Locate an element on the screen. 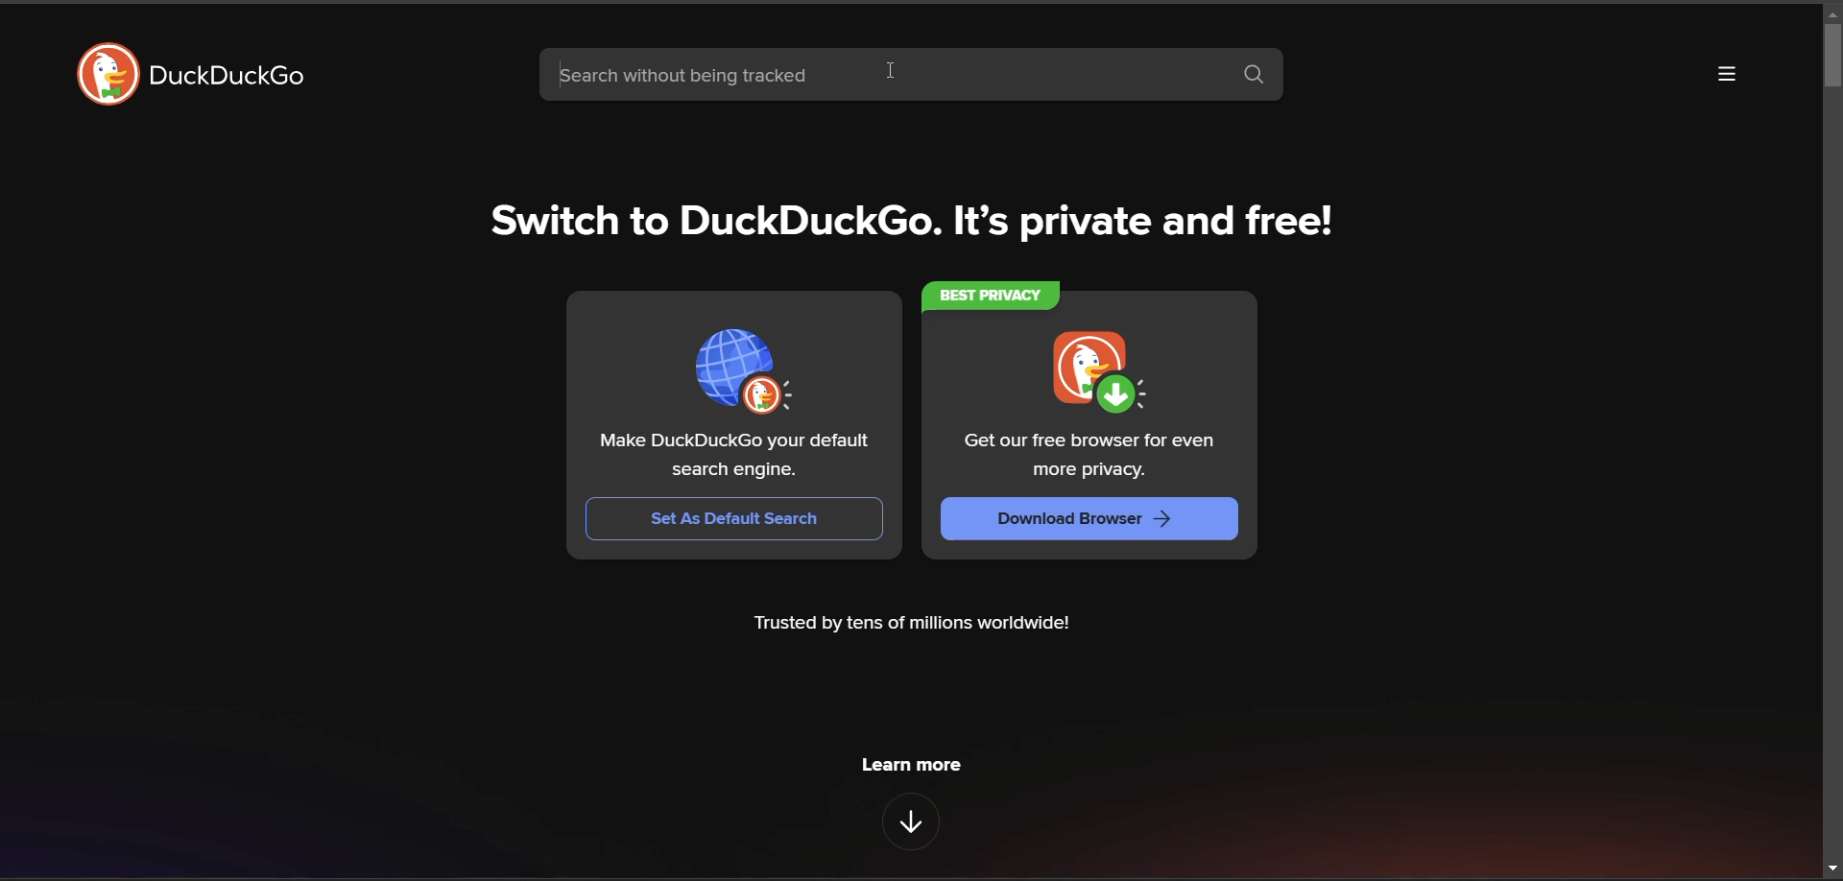 This screenshot has width=1843, height=881. downloader image is located at coordinates (1094, 369).